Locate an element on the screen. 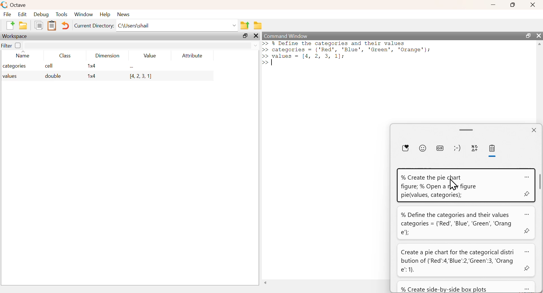 This screenshot has width=543, height=293. categories is located at coordinates (16, 66).